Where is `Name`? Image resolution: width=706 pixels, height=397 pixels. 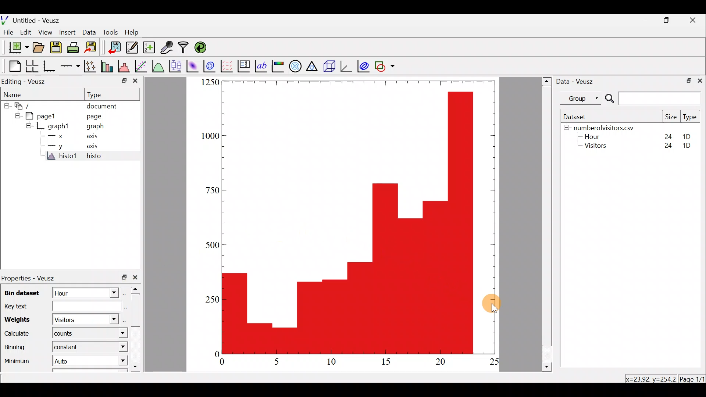
Name is located at coordinates (15, 93).